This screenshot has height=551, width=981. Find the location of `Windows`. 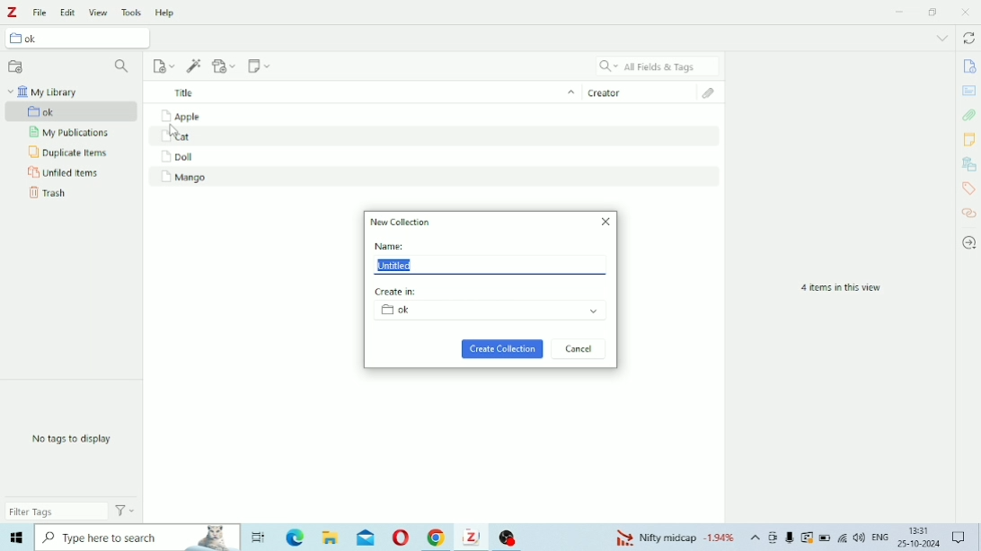

Windows is located at coordinates (16, 538).